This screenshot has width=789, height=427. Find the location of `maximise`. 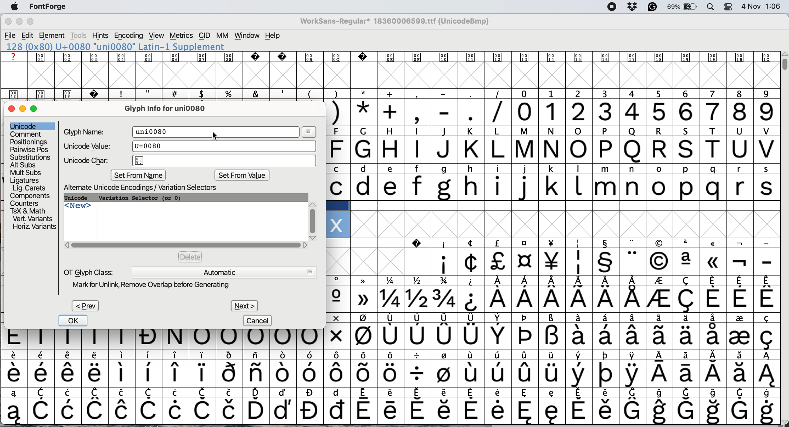

maximise is located at coordinates (34, 23).